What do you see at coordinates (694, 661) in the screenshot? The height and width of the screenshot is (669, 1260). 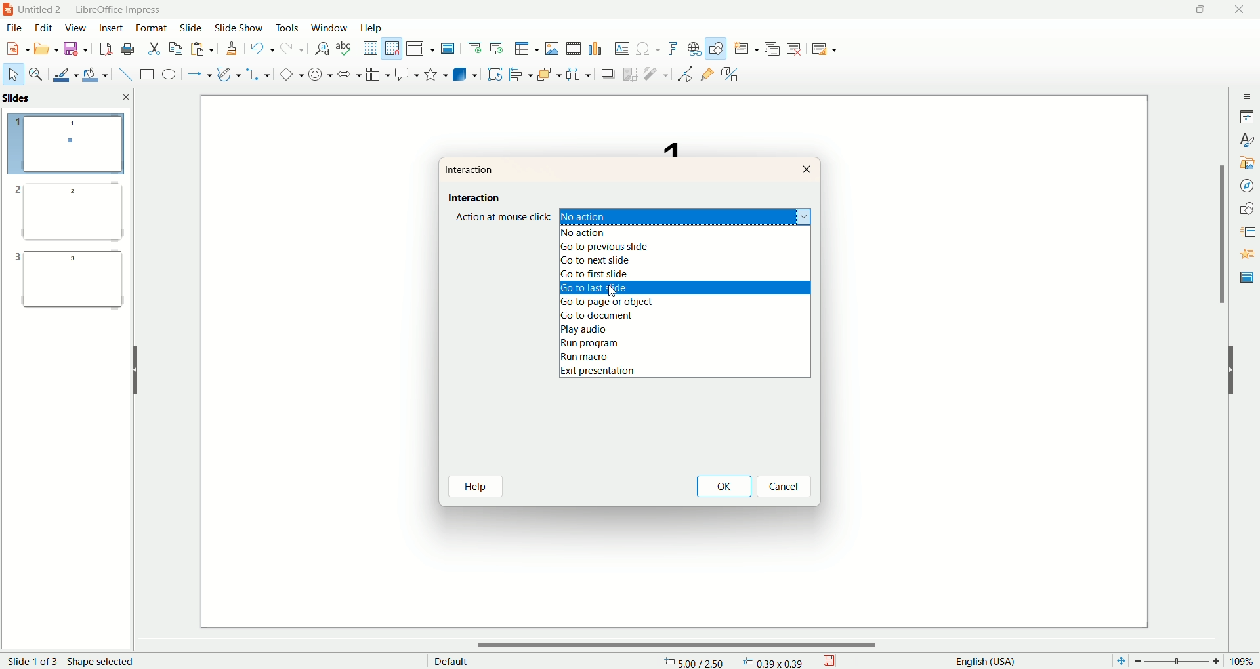 I see `coordinates` at bounding box center [694, 661].